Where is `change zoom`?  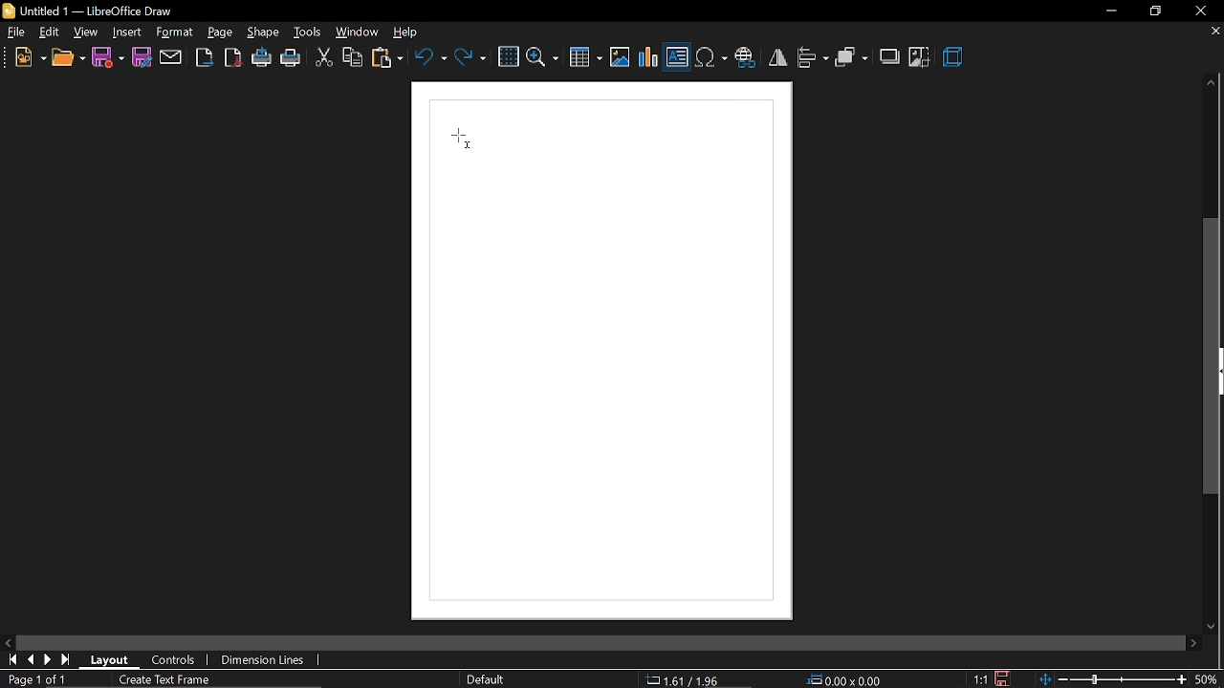 change zoom is located at coordinates (1115, 679).